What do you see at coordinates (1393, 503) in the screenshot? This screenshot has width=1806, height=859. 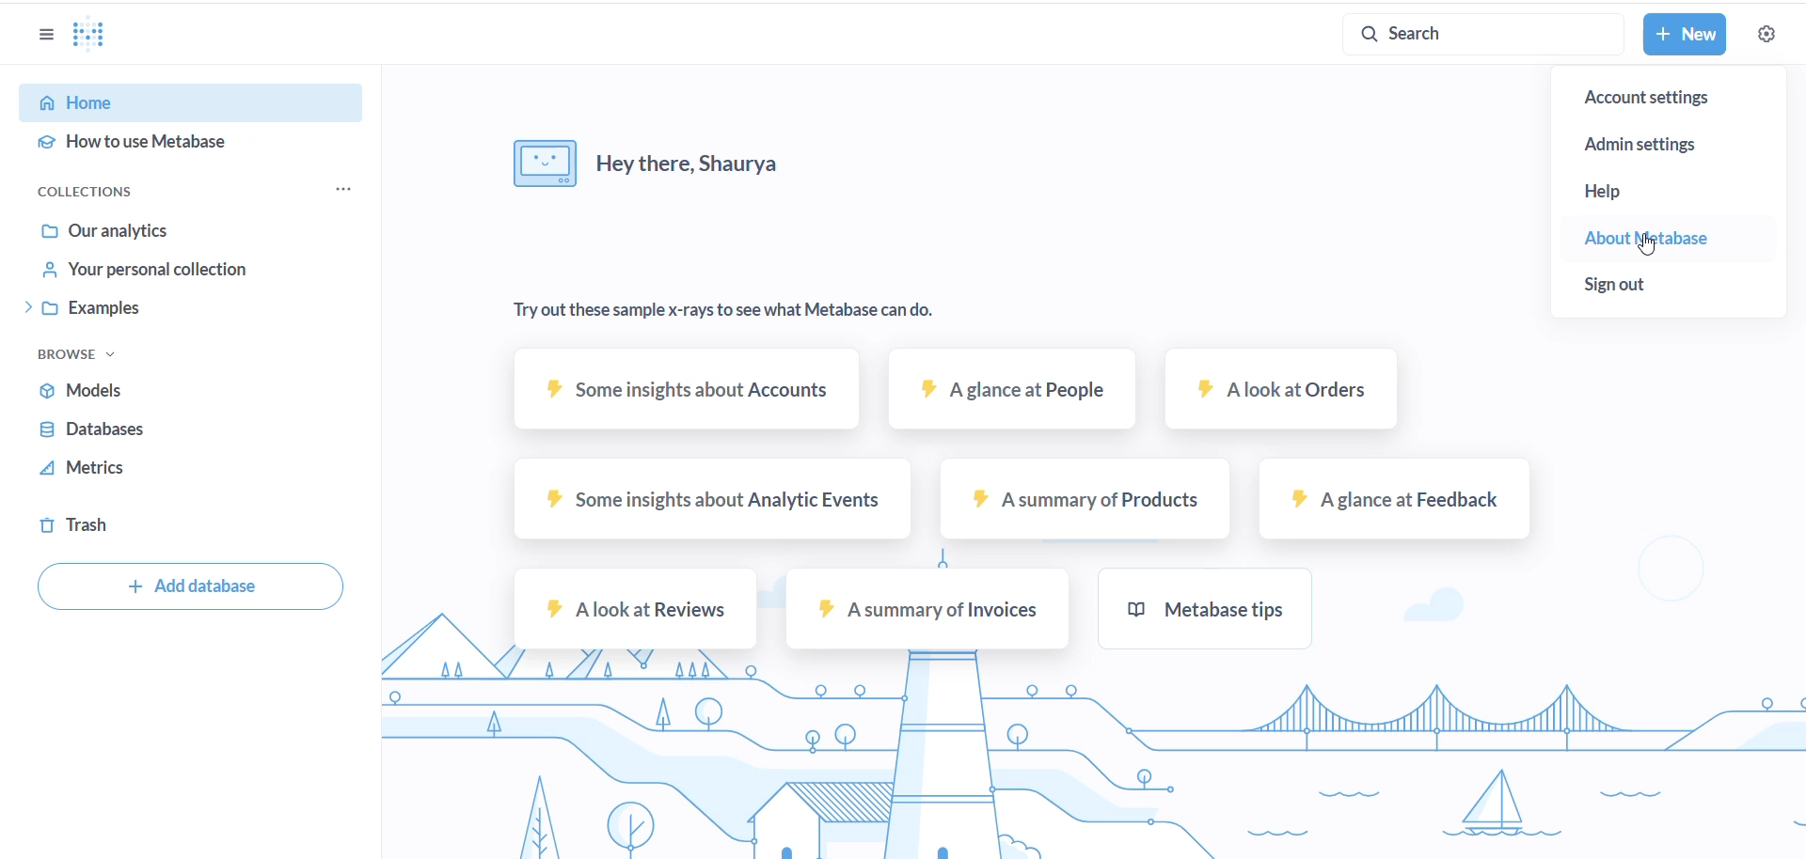 I see `A glance at feedback` at bounding box center [1393, 503].